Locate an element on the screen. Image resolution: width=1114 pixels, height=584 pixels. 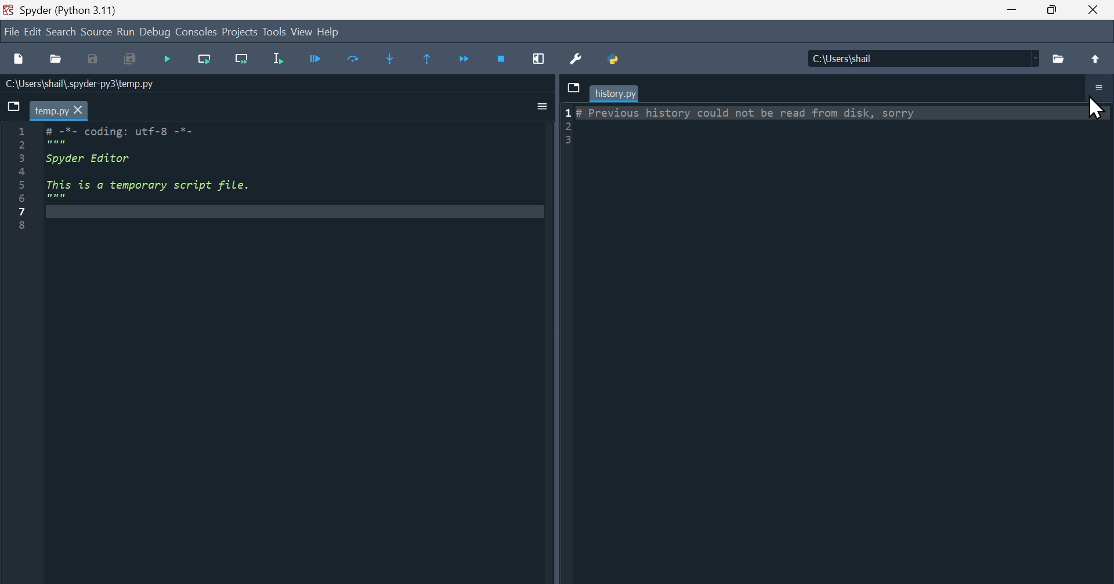
view is located at coordinates (301, 32).